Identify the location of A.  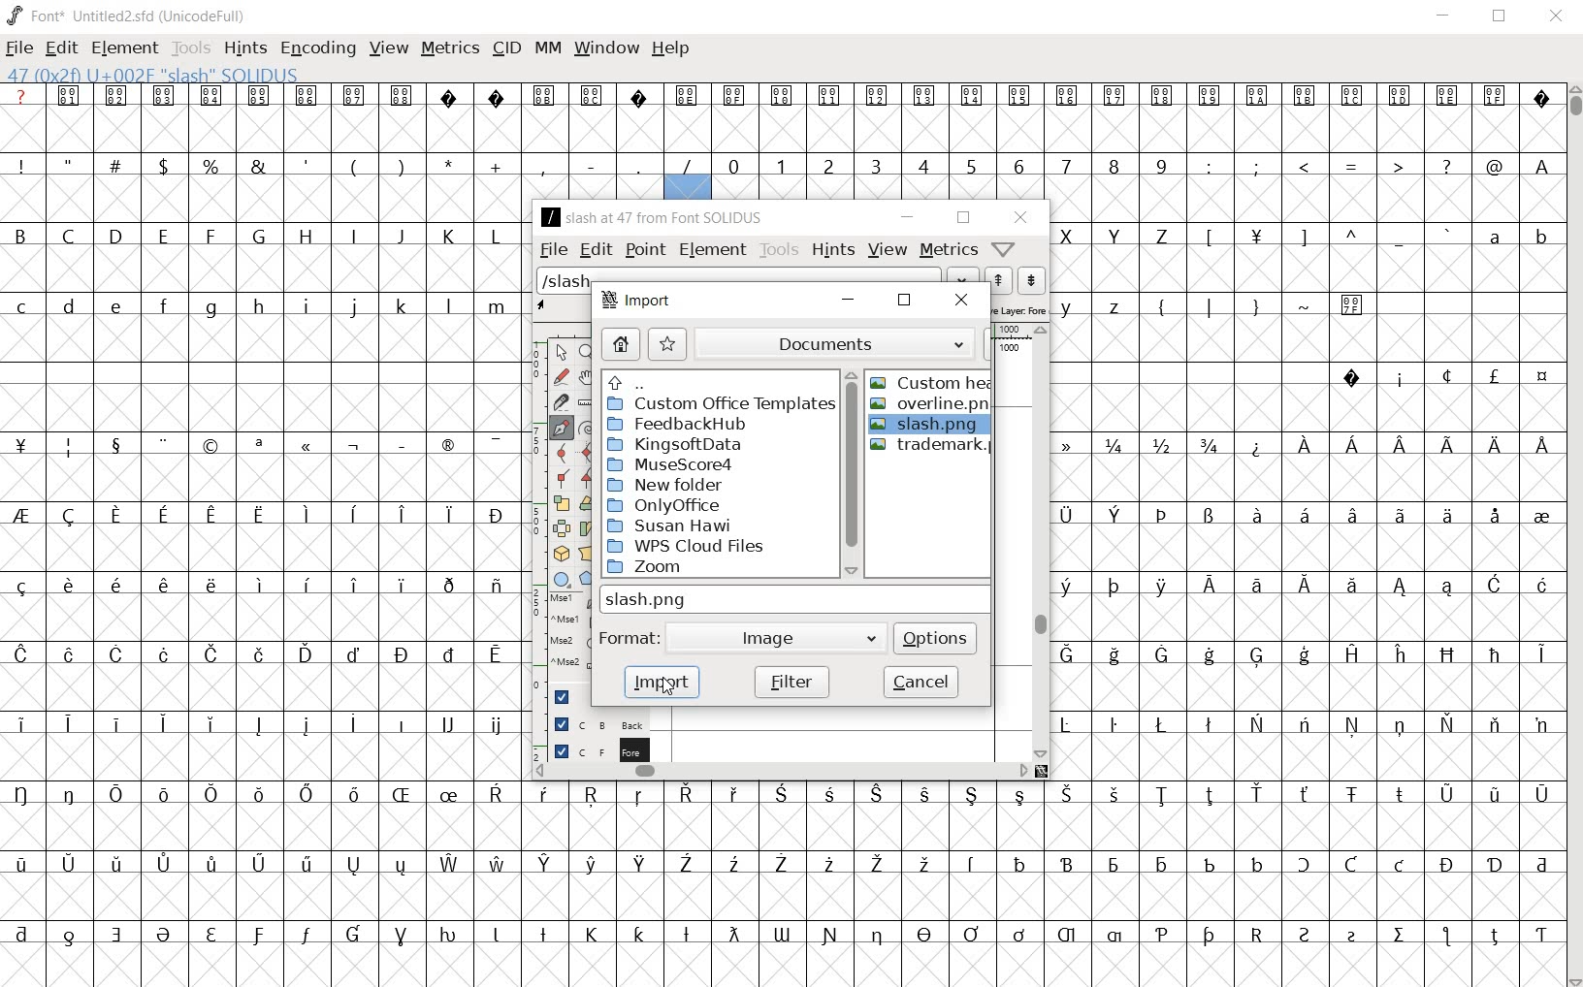
(1537, 165).